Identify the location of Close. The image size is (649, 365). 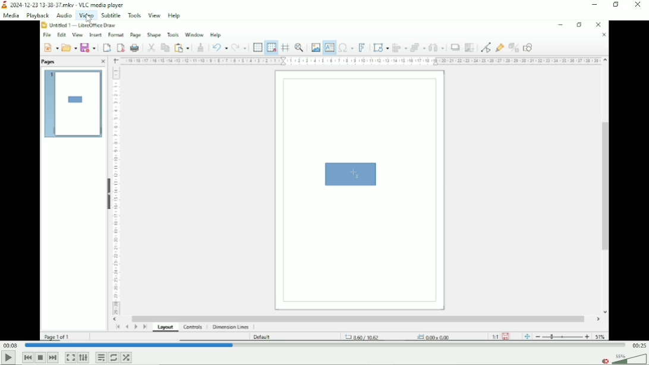
(639, 6).